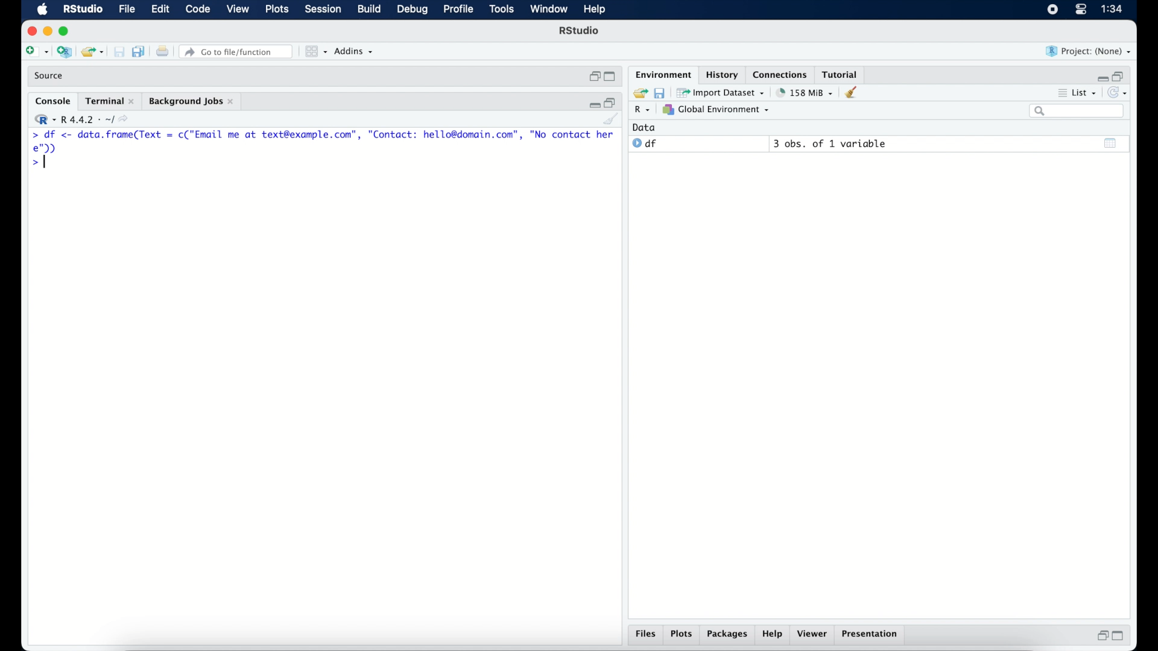 Image resolution: width=1158 pixels, height=651 pixels. What do you see at coordinates (323, 10) in the screenshot?
I see `session` at bounding box center [323, 10].